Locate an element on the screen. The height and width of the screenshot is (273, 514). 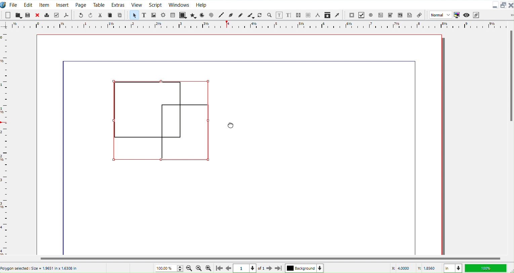
Shapes are selected is located at coordinates (161, 121).